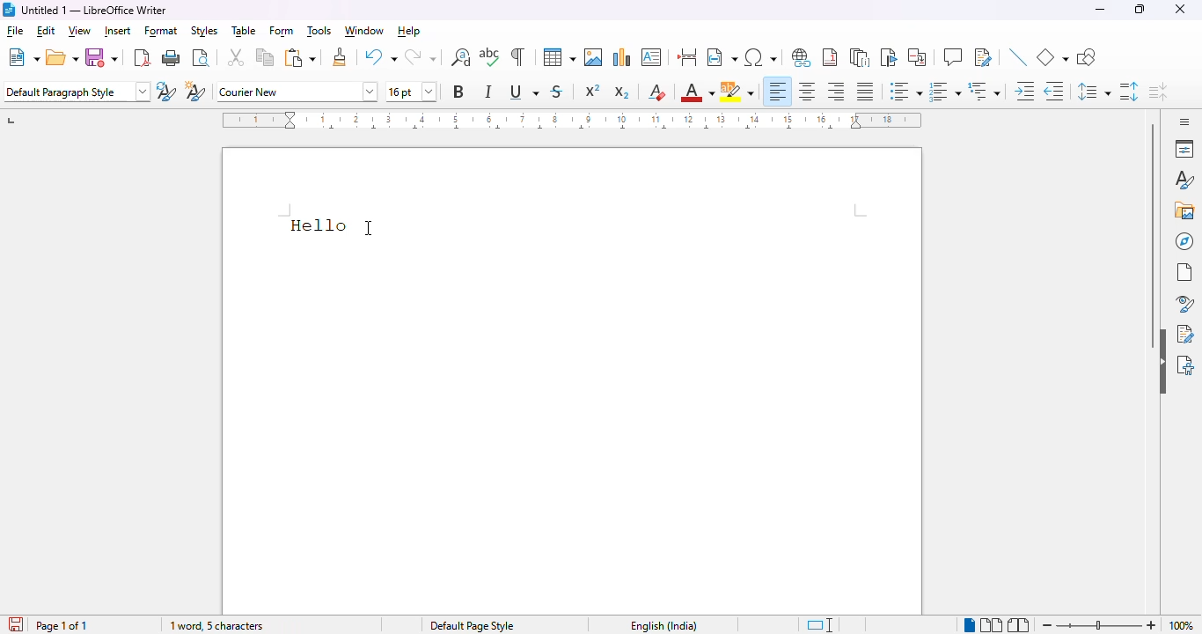 The width and height of the screenshot is (1202, 634). What do you see at coordinates (686, 56) in the screenshot?
I see `insert page break` at bounding box center [686, 56].